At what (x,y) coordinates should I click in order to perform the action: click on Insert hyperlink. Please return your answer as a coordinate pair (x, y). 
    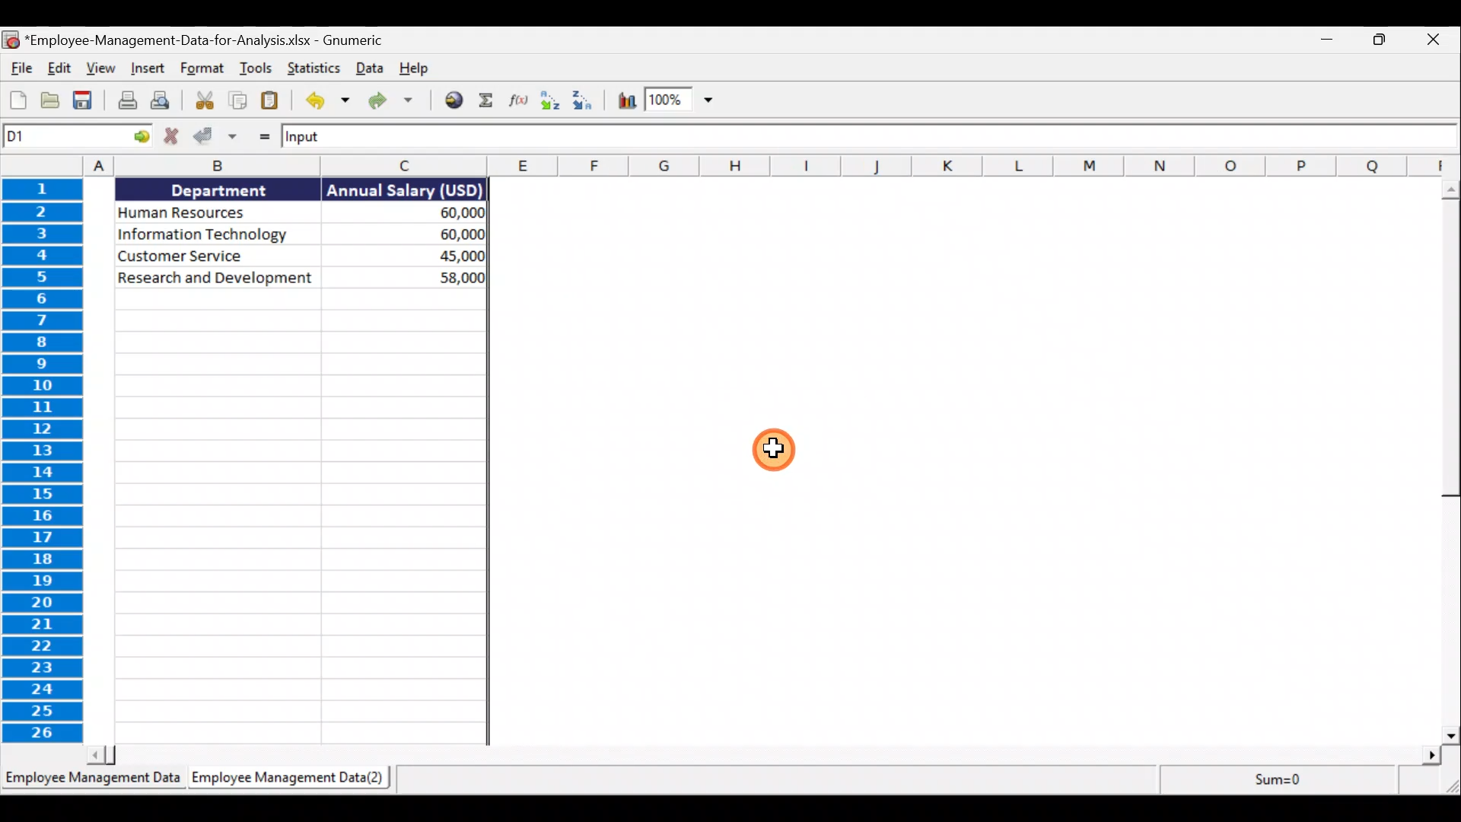
    Looking at the image, I should click on (451, 100).